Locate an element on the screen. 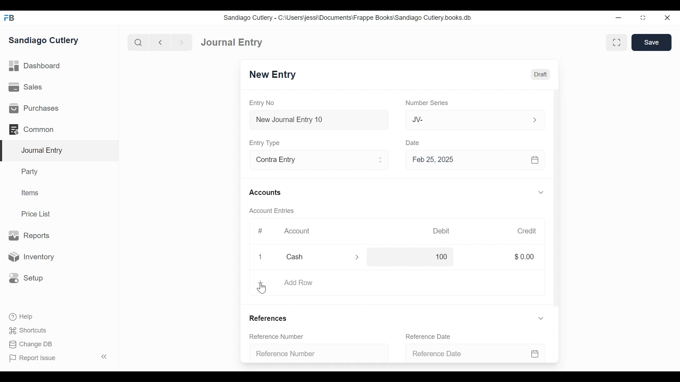 This screenshot has width=680, height=382. Reports is located at coordinates (28, 235).